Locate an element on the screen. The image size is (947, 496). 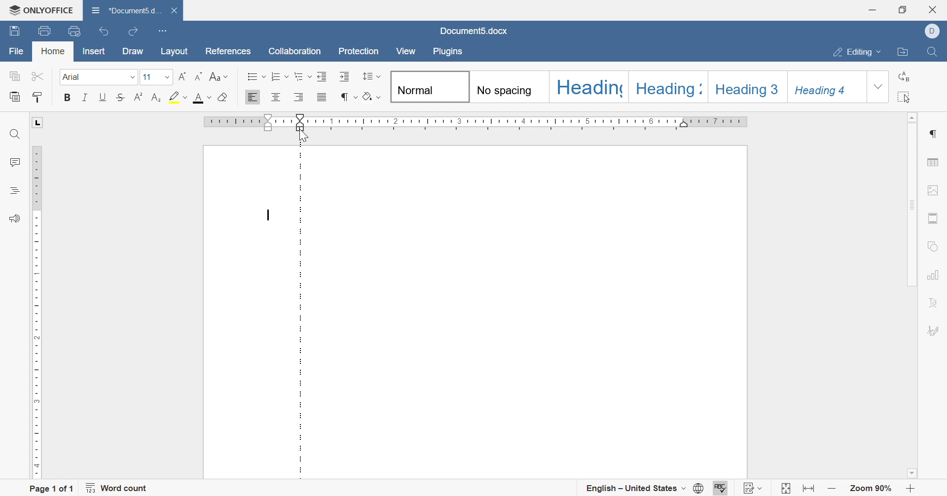
document5.docx is located at coordinates (123, 8).